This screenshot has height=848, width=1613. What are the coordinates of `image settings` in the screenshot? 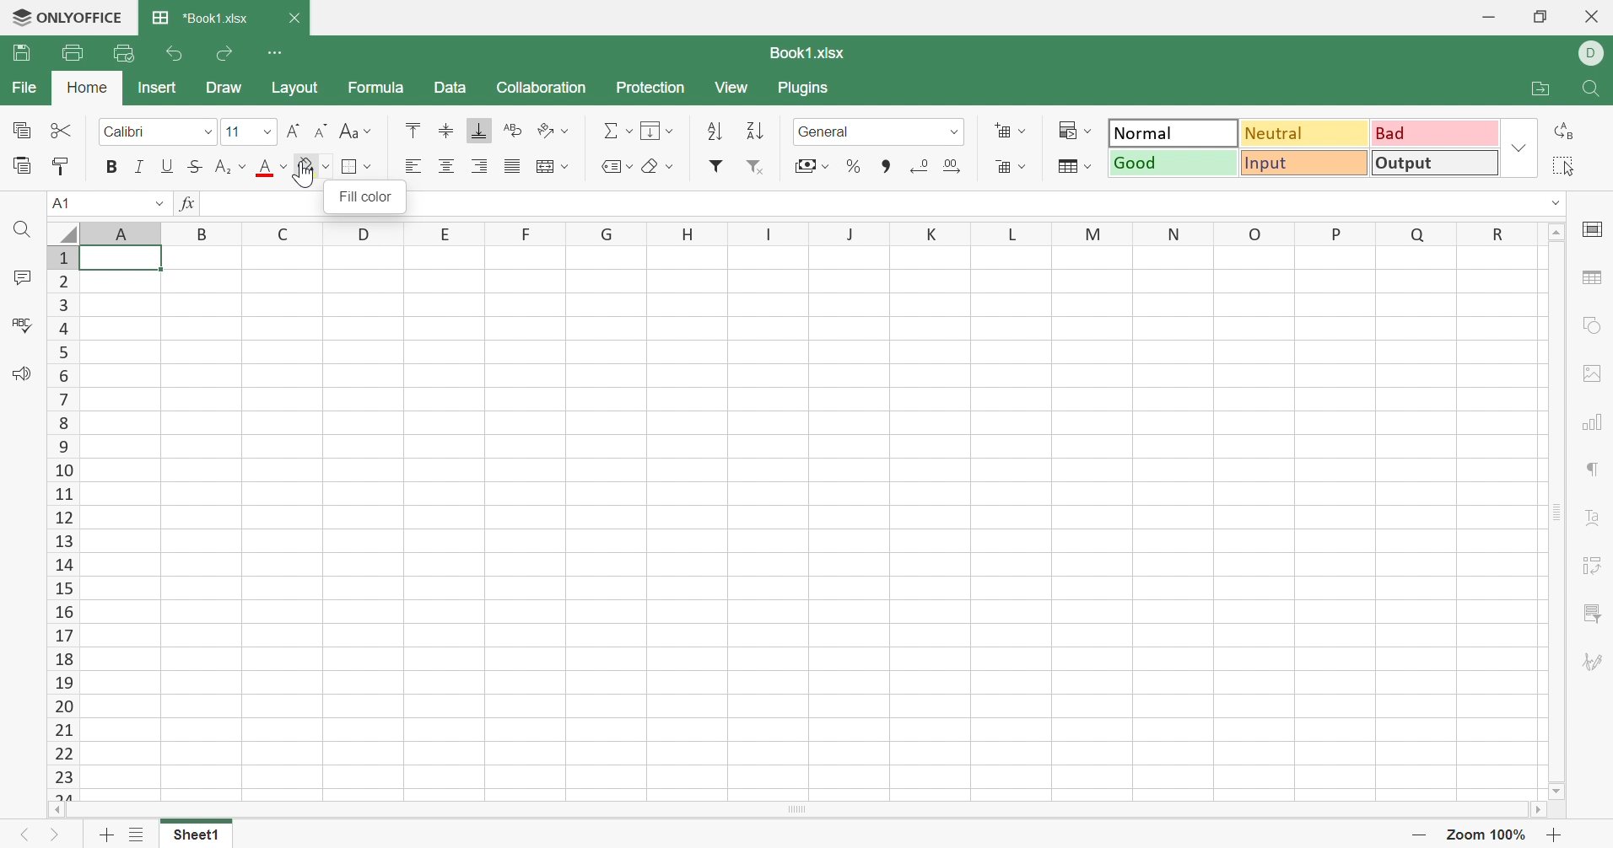 It's located at (1593, 370).